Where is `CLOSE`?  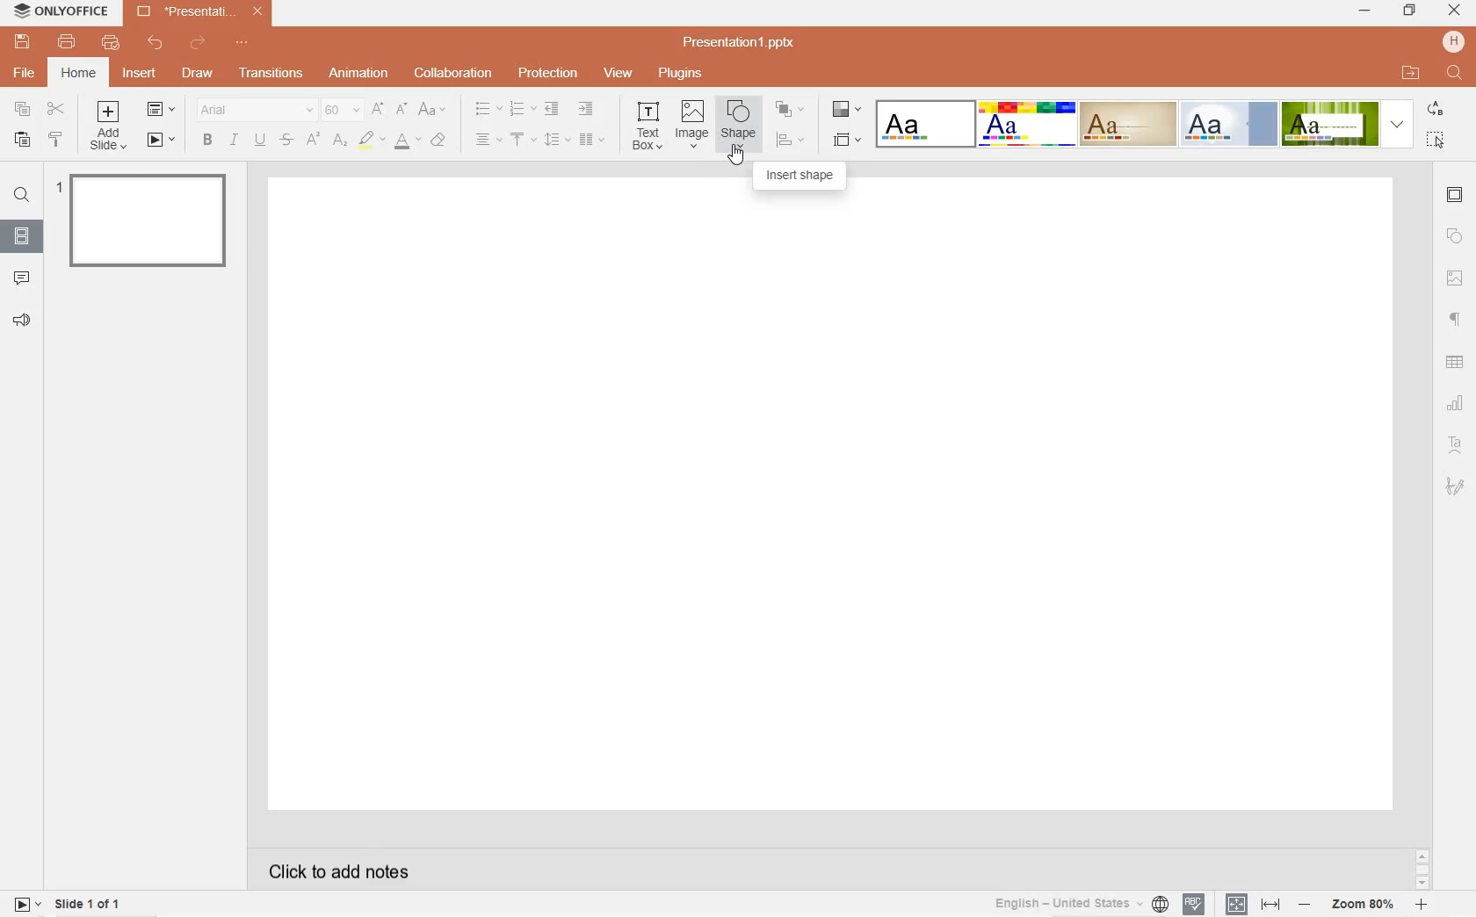 CLOSE is located at coordinates (1455, 11).